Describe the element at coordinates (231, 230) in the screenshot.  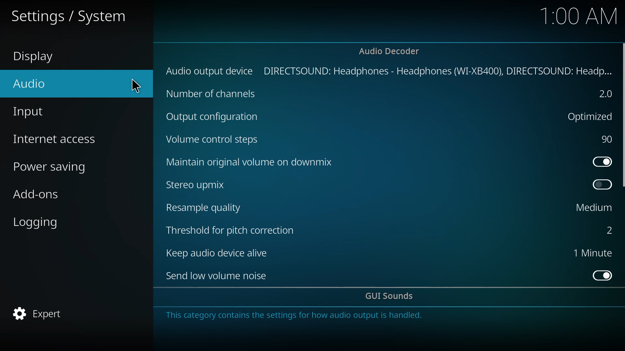
I see `threshold` at that location.